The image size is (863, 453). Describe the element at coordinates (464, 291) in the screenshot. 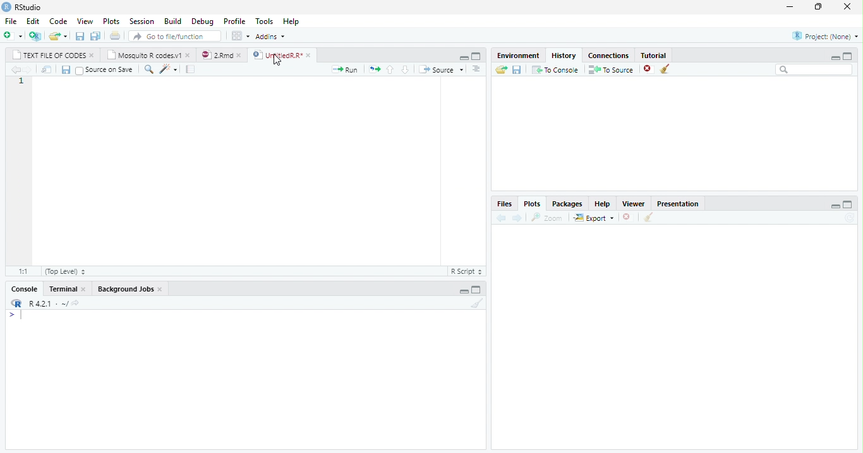

I see `minimize` at that location.